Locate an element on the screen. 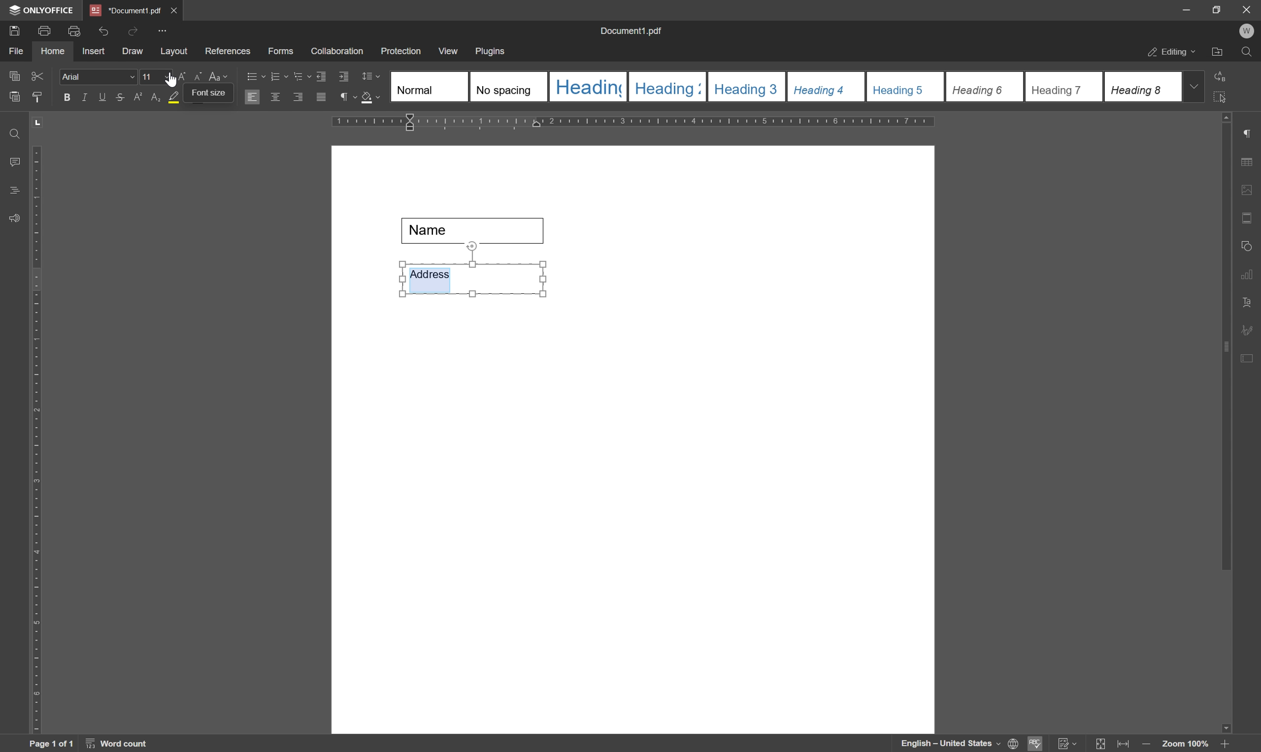 The image size is (1261, 752). word count is located at coordinates (120, 744).